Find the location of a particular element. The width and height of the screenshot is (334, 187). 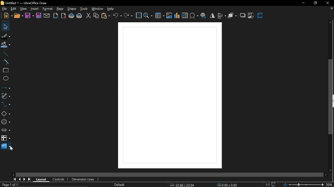

previous page is located at coordinates (20, 179).